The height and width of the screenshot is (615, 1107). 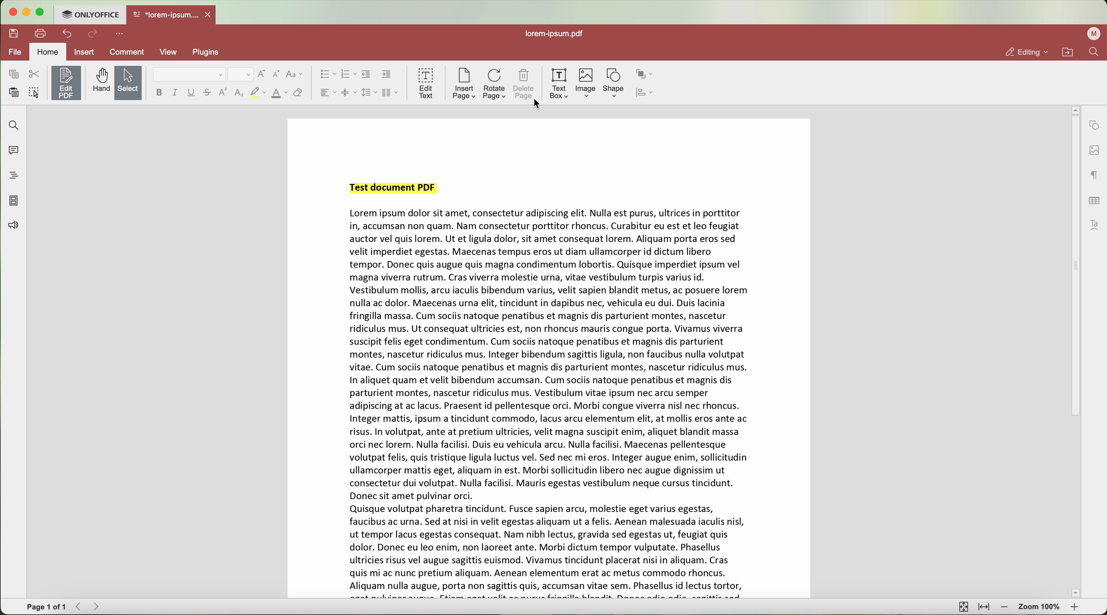 I want to click on select all, so click(x=34, y=92).